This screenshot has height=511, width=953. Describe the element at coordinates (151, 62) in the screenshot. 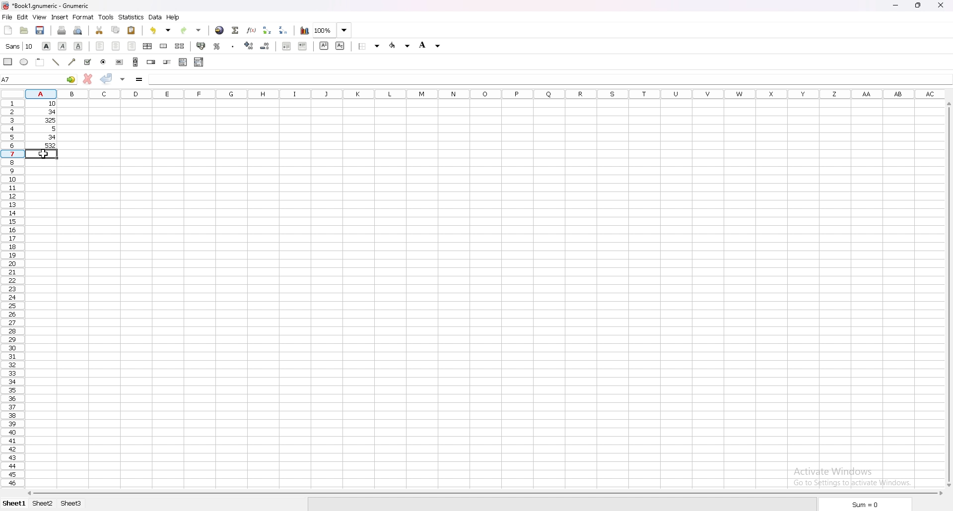

I see `spin button` at that location.